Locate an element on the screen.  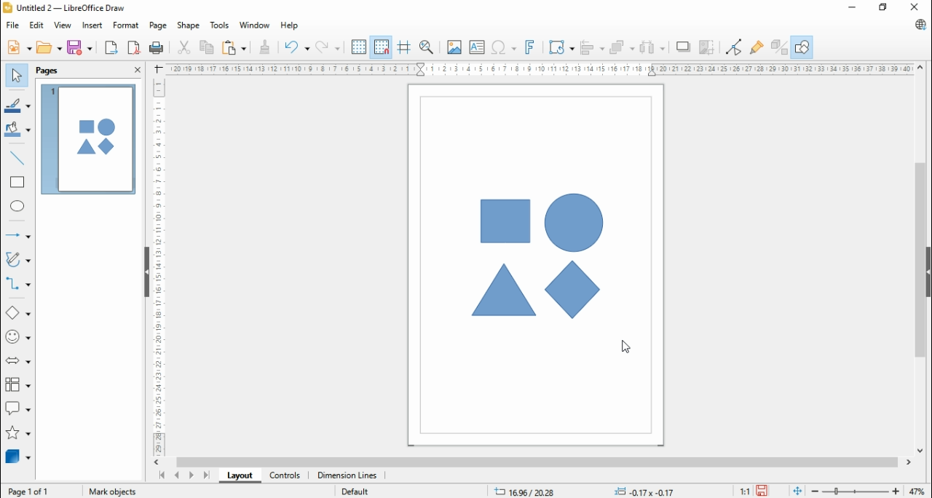
scroll bar is located at coordinates (536, 462).